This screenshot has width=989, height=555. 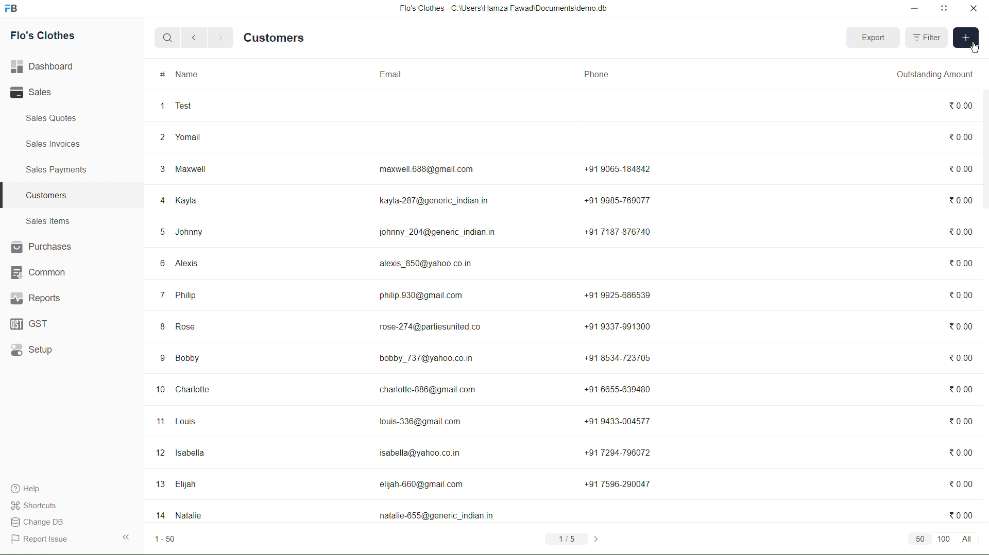 What do you see at coordinates (927, 37) in the screenshot?
I see `Filter` at bounding box center [927, 37].